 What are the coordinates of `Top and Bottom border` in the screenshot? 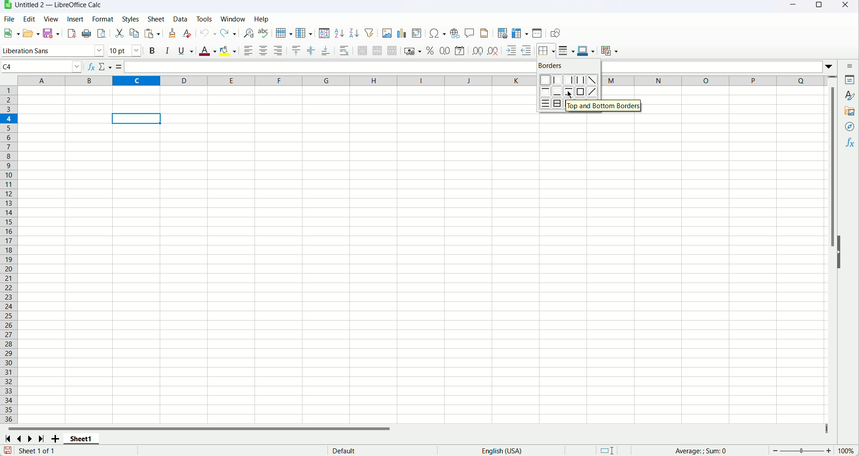 It's located at (568, 92).